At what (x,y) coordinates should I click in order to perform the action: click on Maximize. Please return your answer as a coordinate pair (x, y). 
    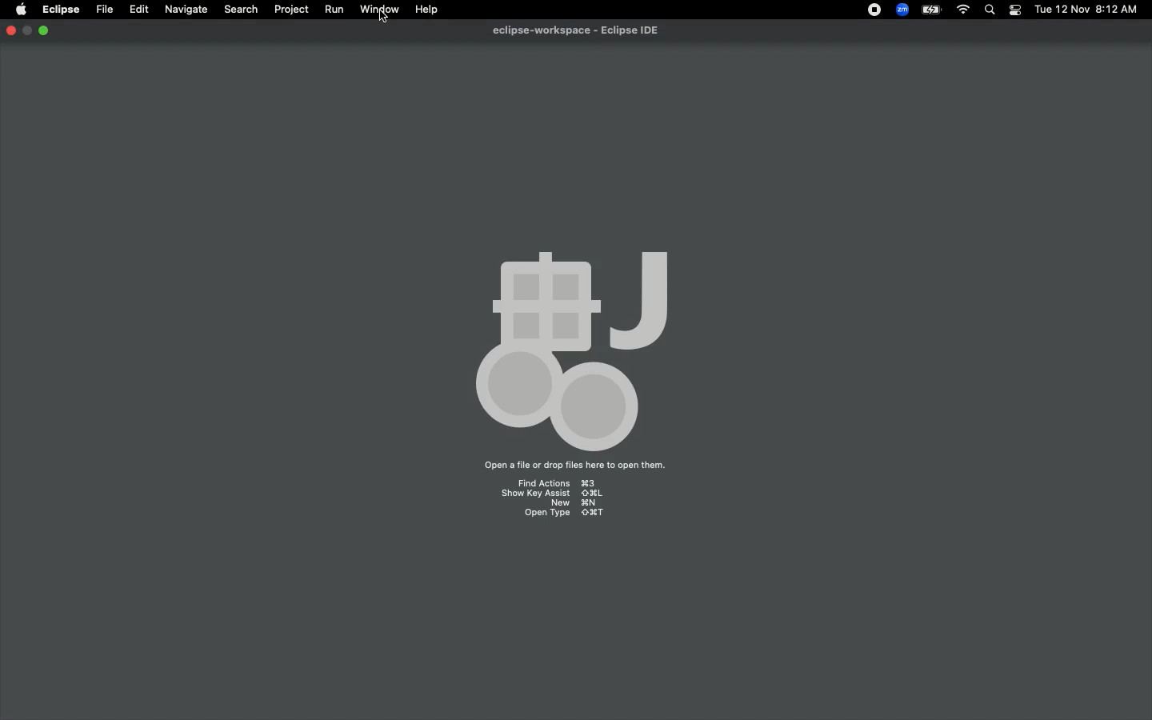
    Looking at the image, I should click on (44, 31).